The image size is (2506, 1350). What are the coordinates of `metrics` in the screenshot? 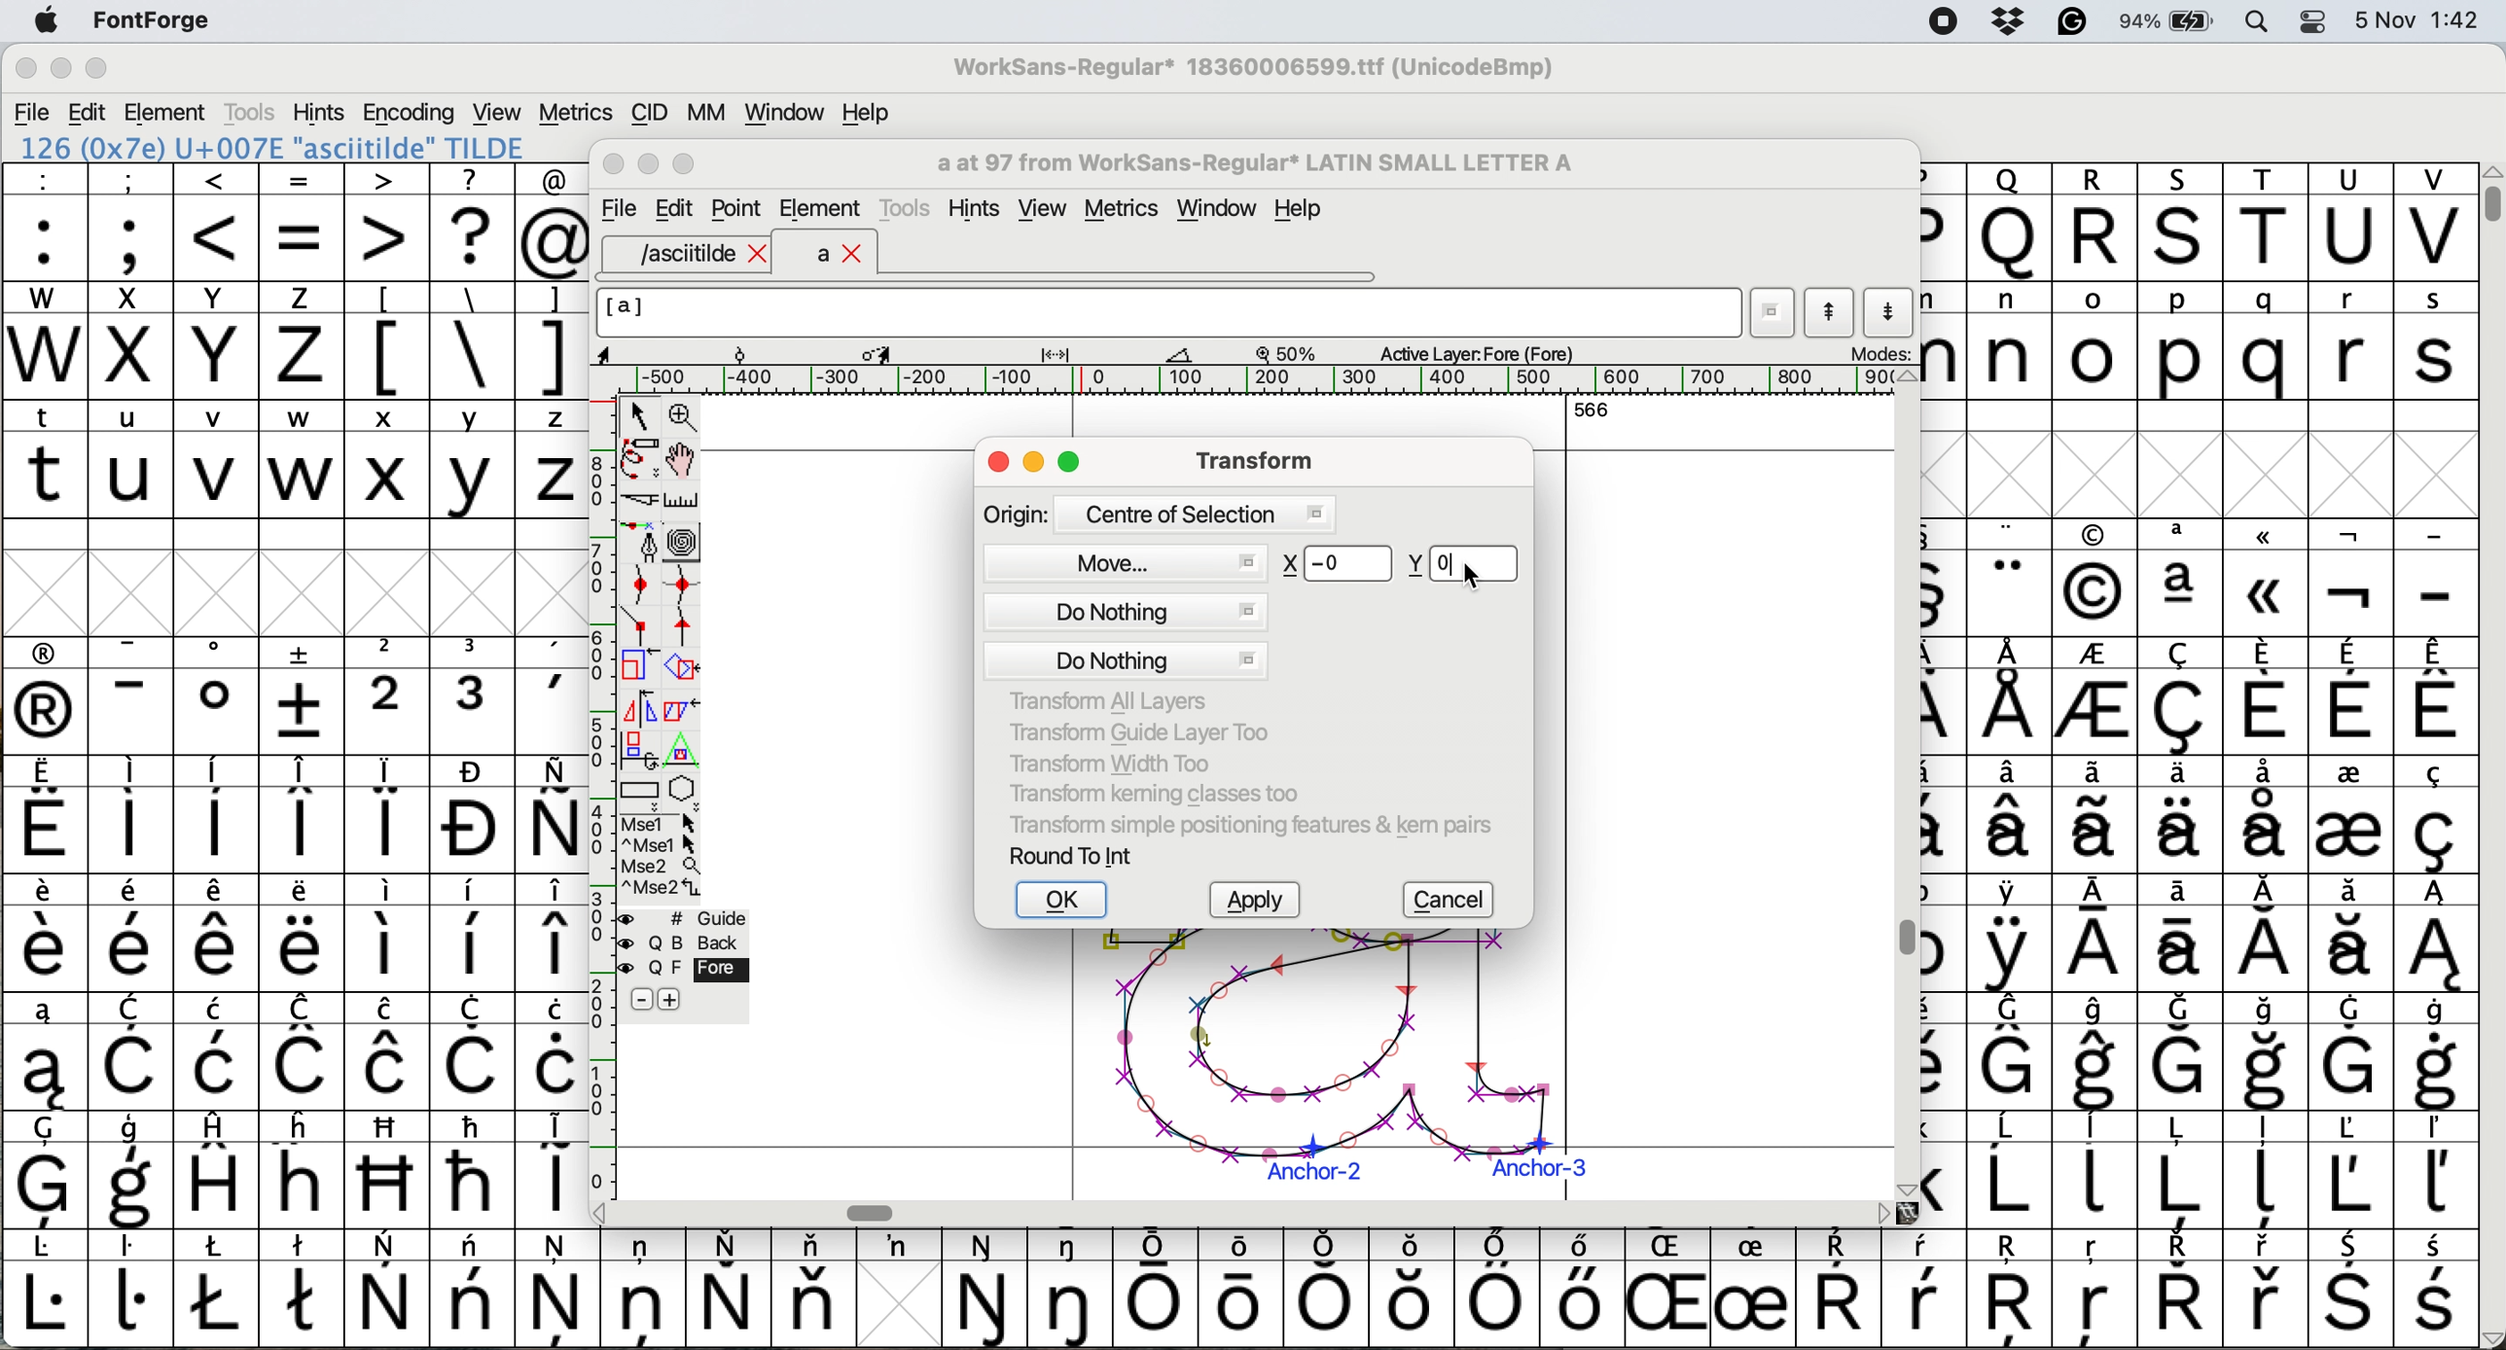 It's located at (1128, 211).